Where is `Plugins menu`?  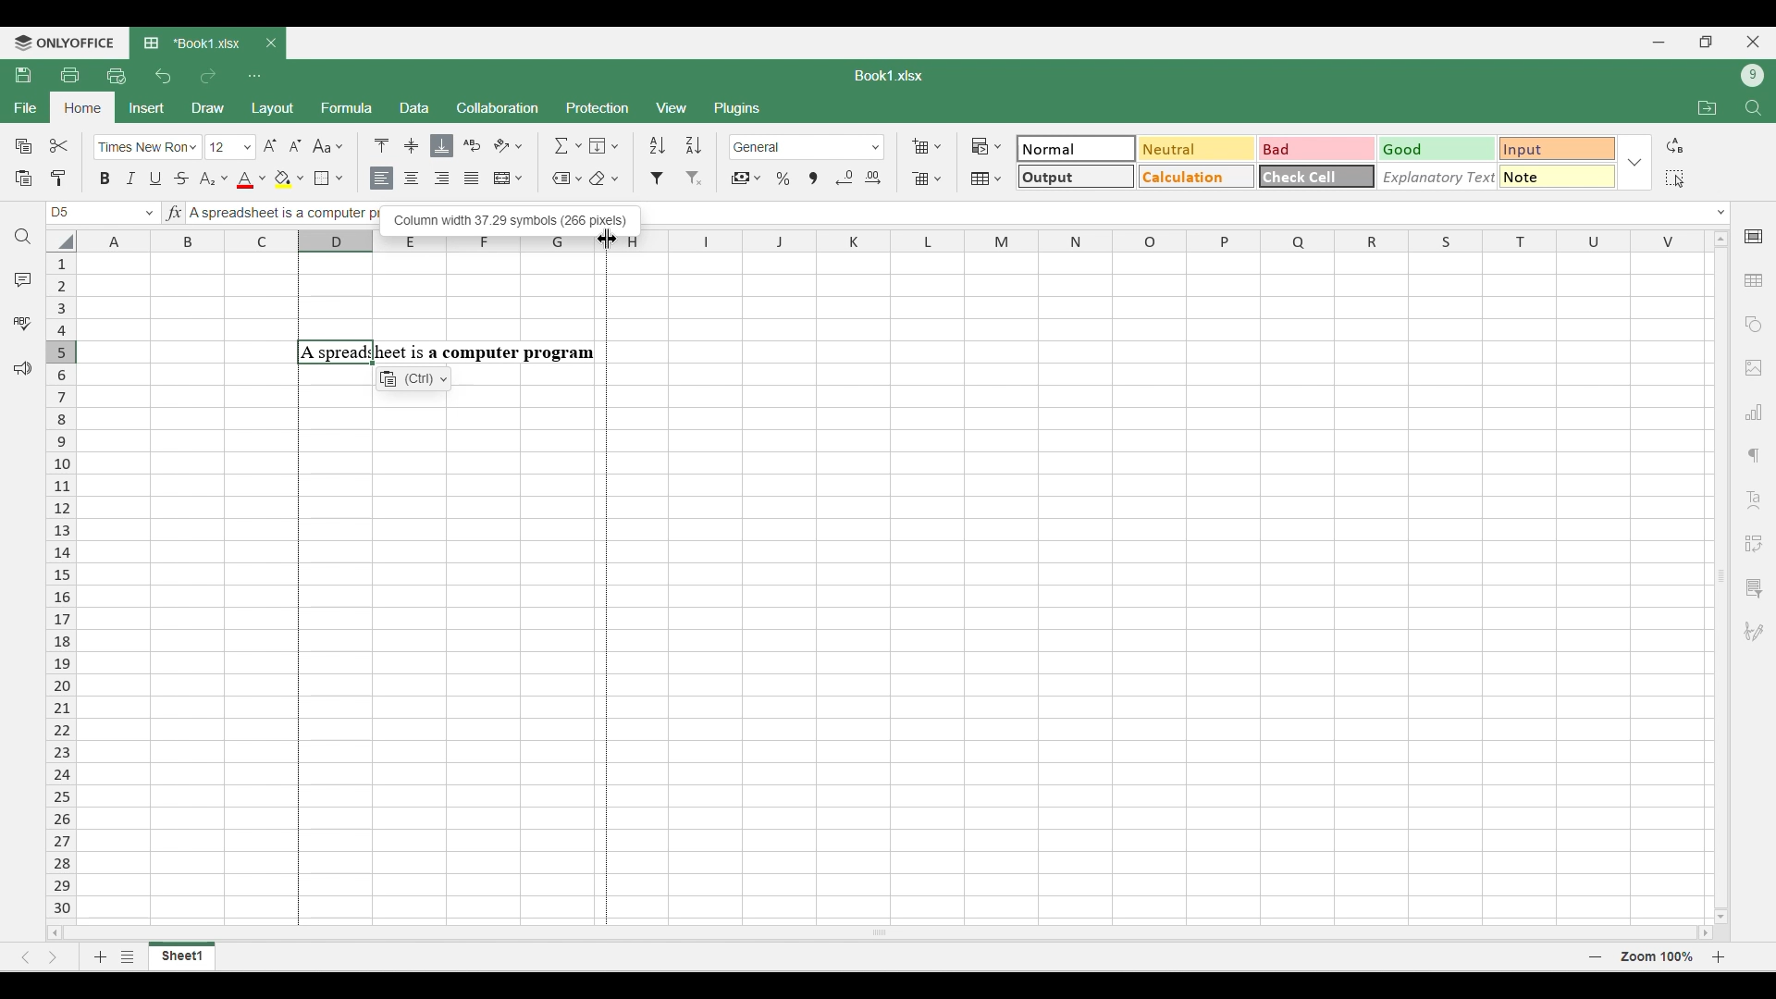 Plugins menu is located at coordinates (739, 108).